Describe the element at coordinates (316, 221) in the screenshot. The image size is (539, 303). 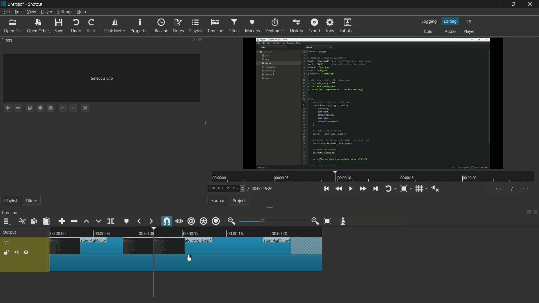
I see `zoom in` at that location.